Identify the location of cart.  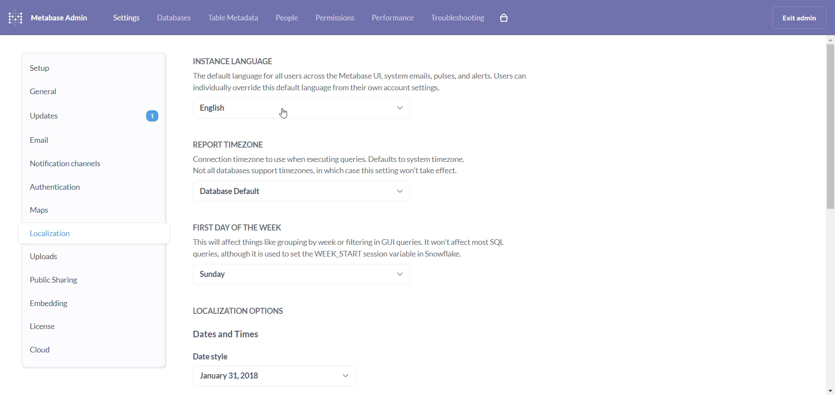
(504, 18).